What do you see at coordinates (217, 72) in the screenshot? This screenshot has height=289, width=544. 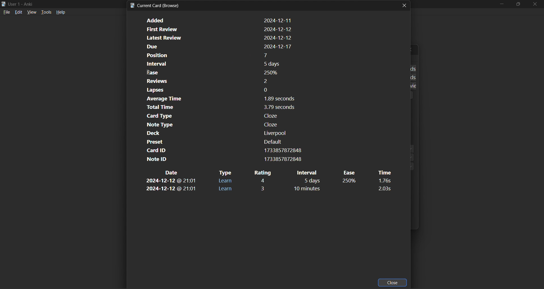 I see `card ease factor` at bounding box center [217, 72].